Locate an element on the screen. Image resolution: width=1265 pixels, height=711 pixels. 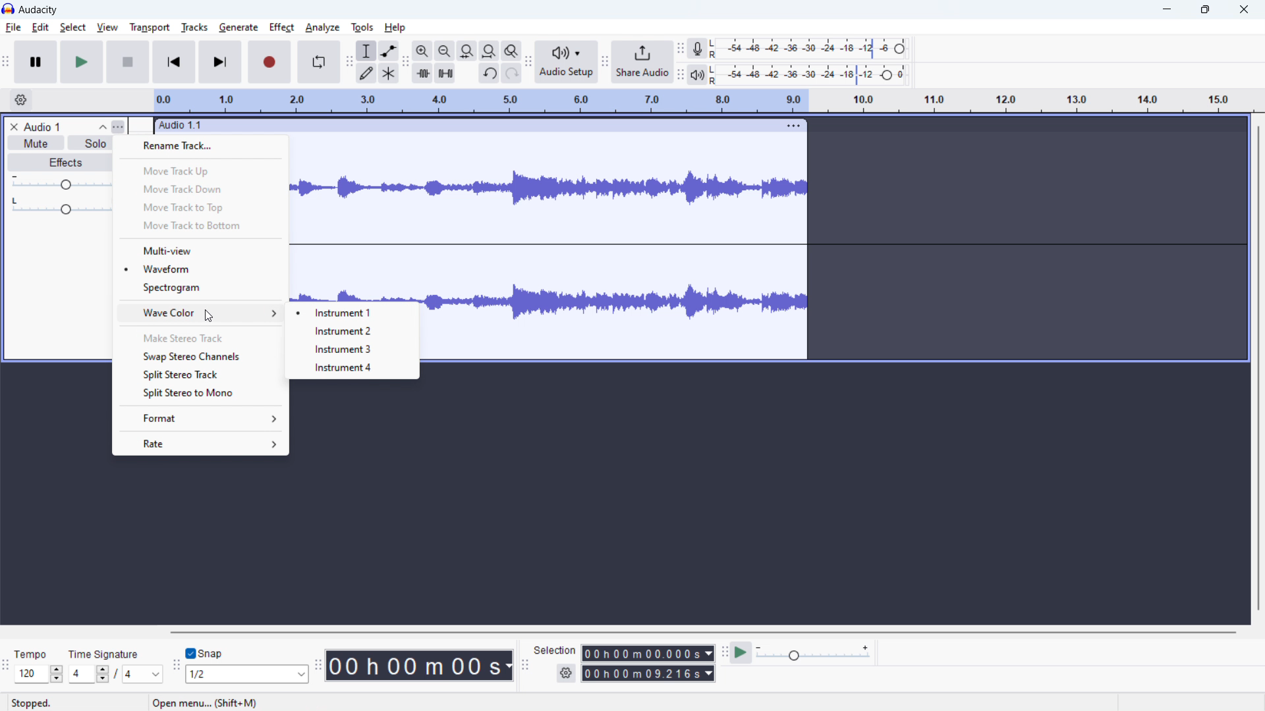
click to move is located at coordinates (461, 125).